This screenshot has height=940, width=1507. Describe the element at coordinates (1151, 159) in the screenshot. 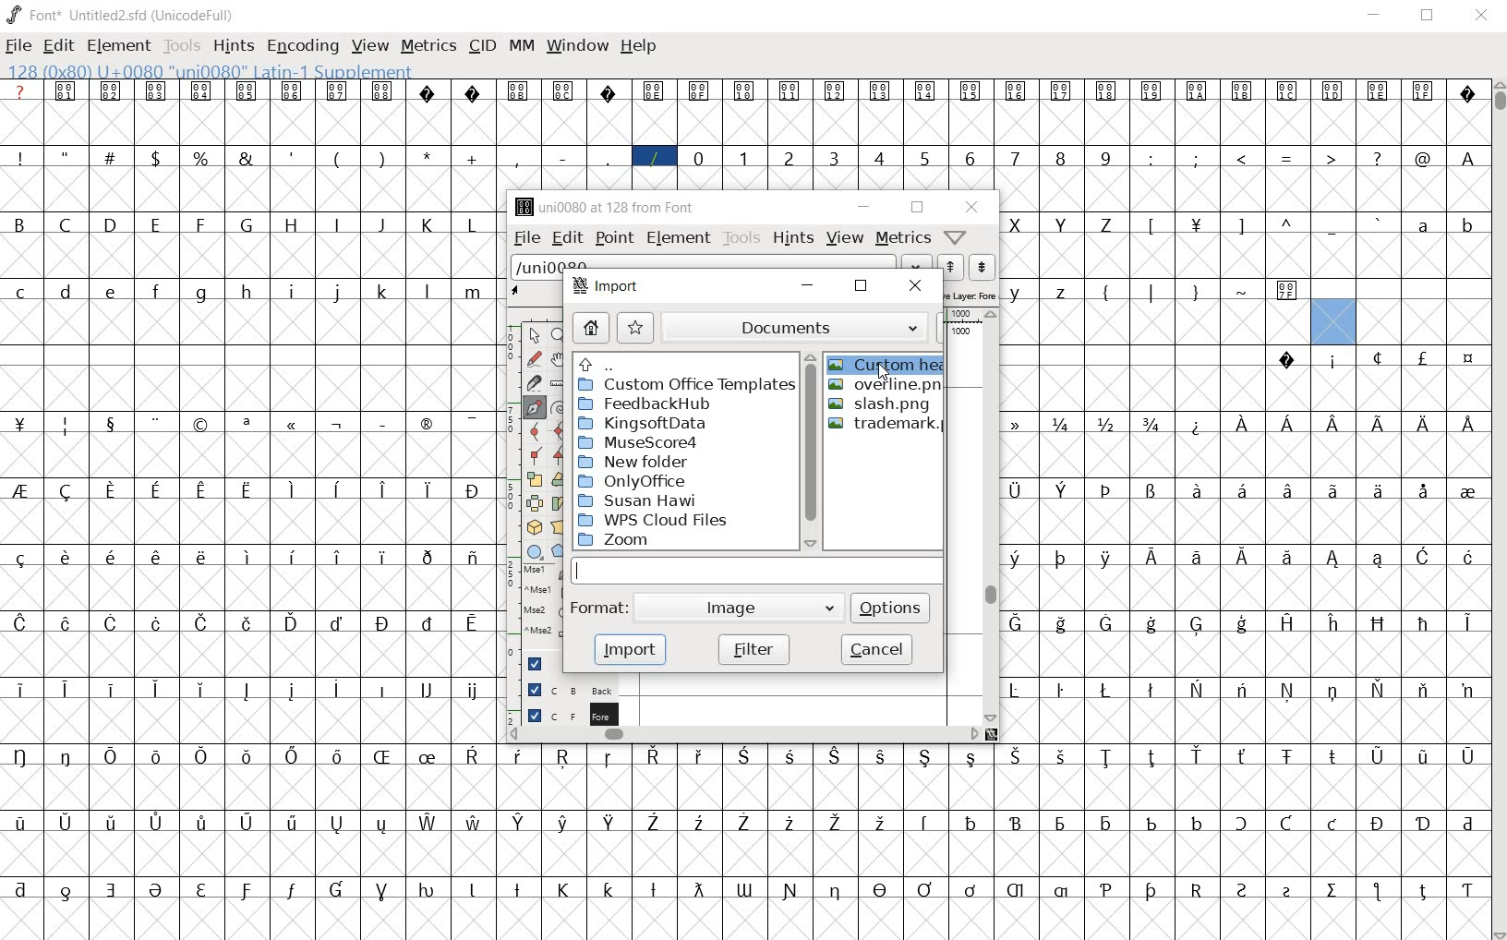

I see `glyph` at that location.